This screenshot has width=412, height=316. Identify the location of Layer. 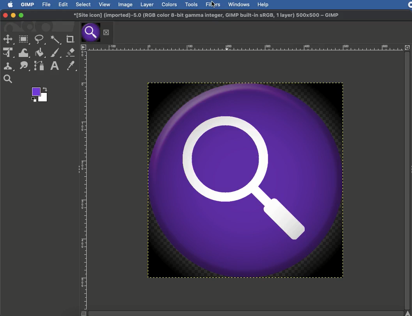
(146, 4).